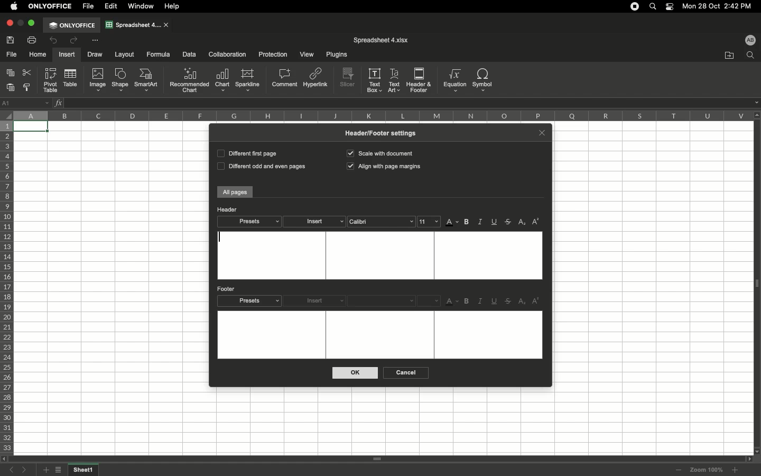 The height and width of the screenshot is (476, 761). What do you see at coordinates (747, 459) in the screenshot?
I see `scroll right` at bounding box center [747, 459].